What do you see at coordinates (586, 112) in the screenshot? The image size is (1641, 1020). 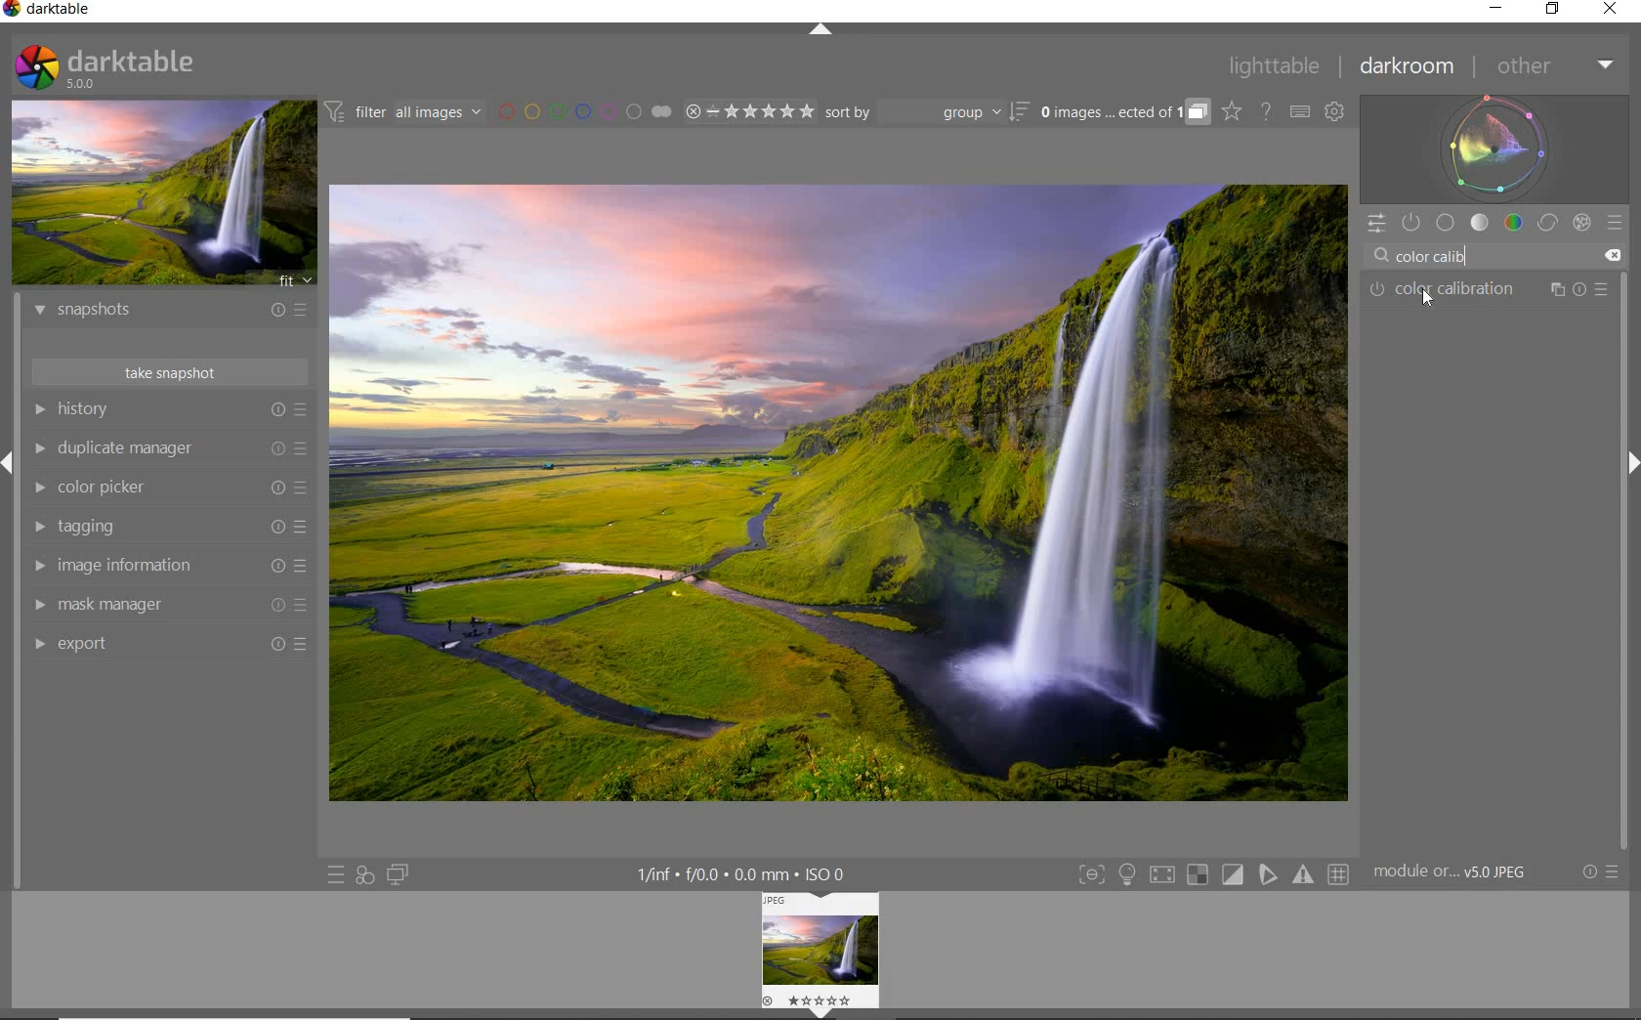 I see `FILTER BY IMAGE COLOR LABEL` at bounding box center [586, 112].